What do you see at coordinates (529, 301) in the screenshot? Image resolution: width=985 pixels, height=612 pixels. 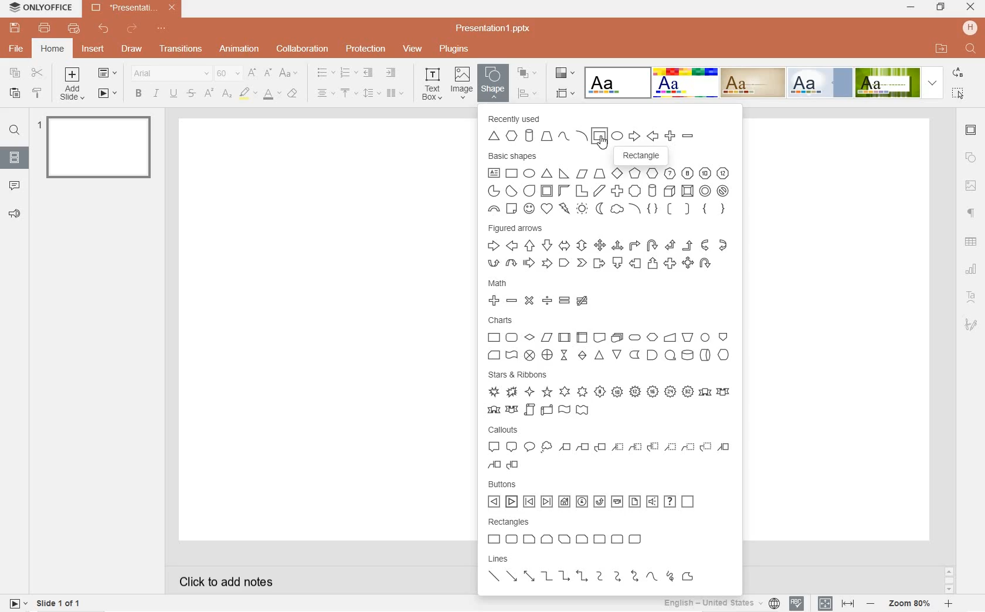 I see `Multiply` at bounding box center [529, 301].